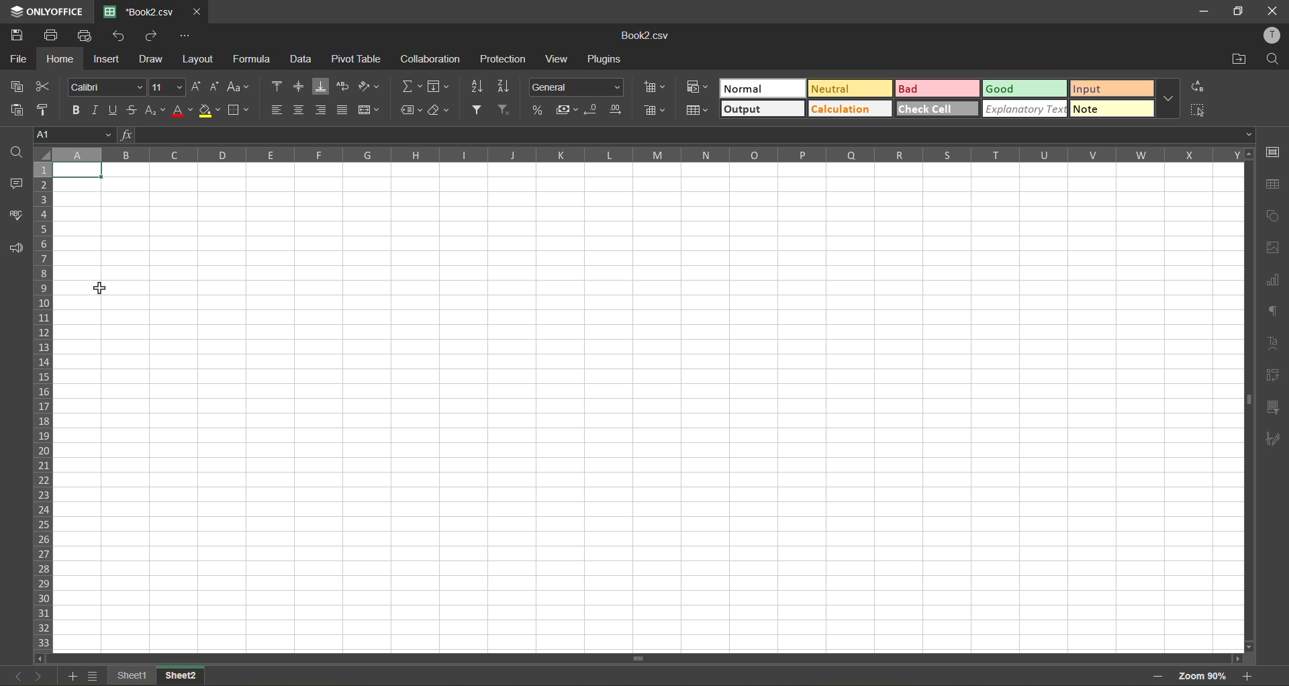  I want to click on input, so click(1111, 88).